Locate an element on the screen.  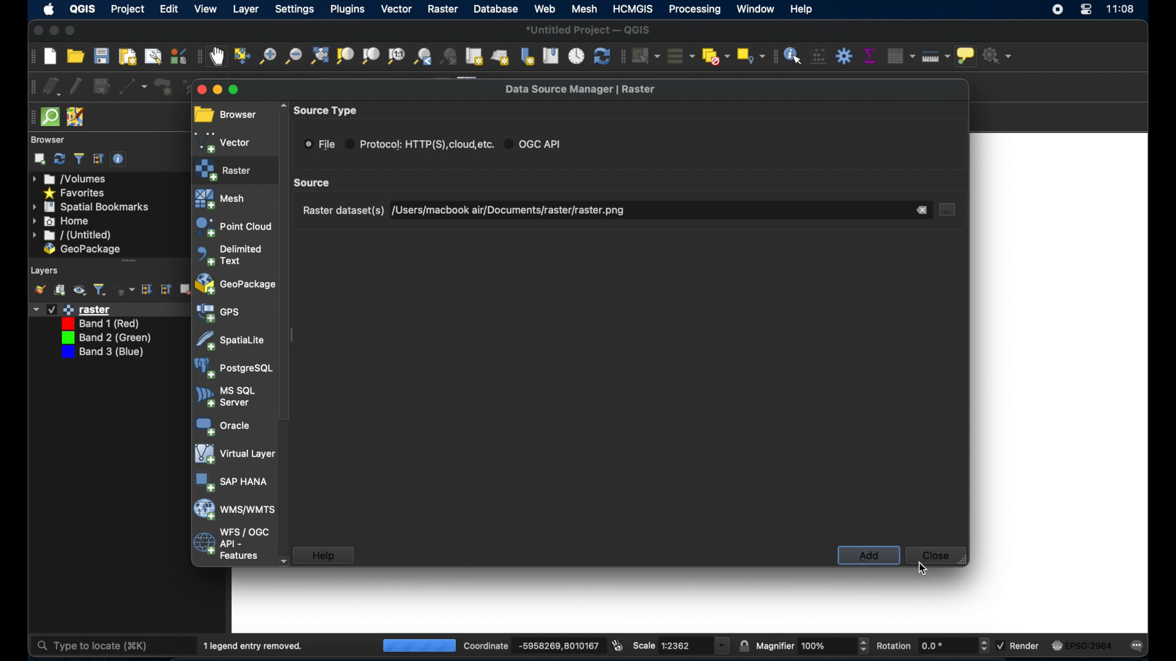
plugins is located at coordinates (347, 10).